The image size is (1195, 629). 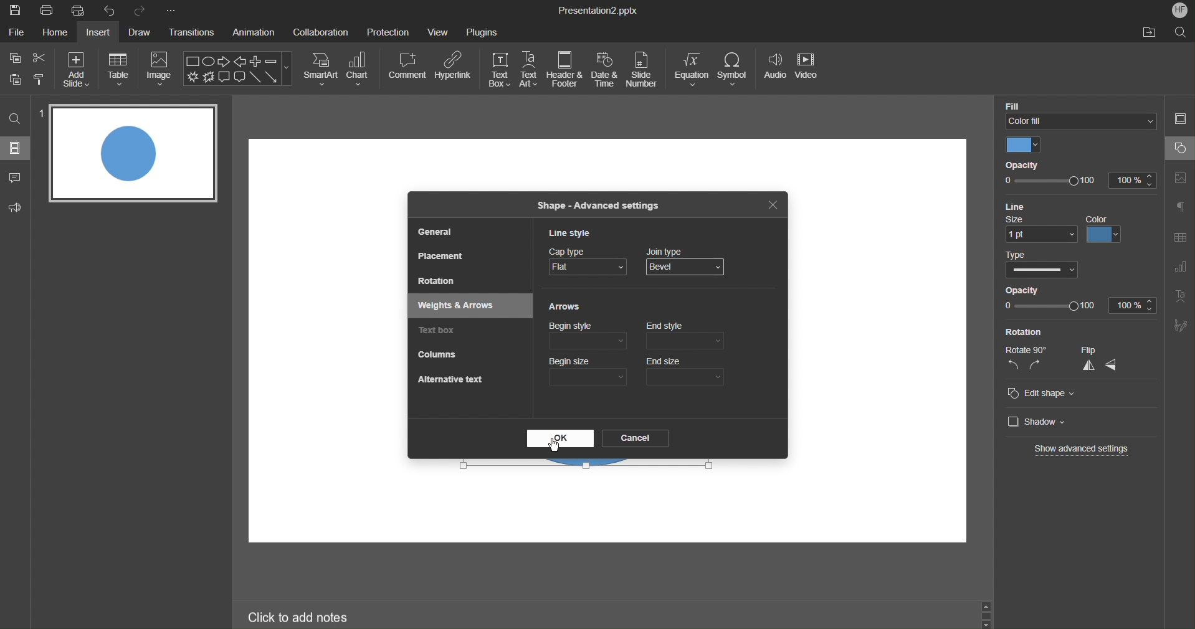 I want to click on Cap Type, so click(x=588, y=263).